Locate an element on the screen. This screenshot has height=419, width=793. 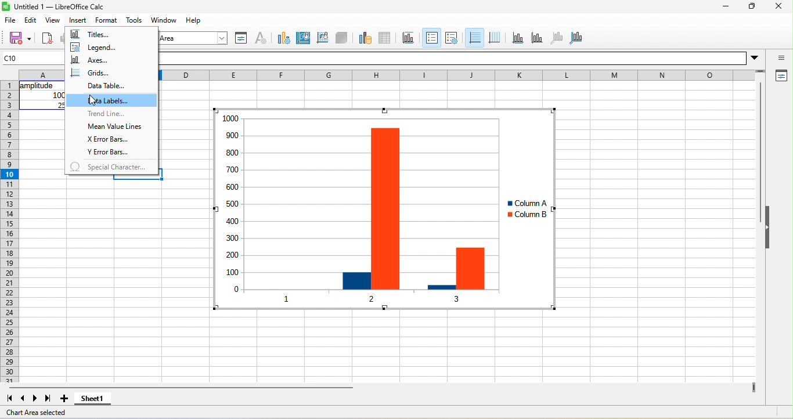
special character is located at coordinates (110, 167).